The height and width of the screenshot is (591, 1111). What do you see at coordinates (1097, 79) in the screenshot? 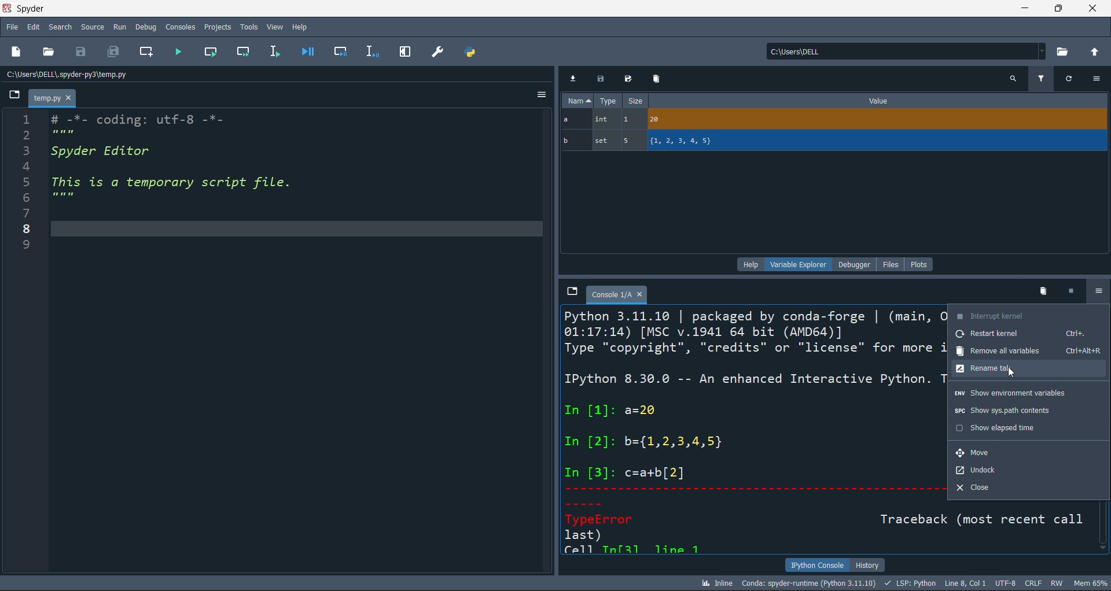
I see `options` at bounding box center [1097, 79].